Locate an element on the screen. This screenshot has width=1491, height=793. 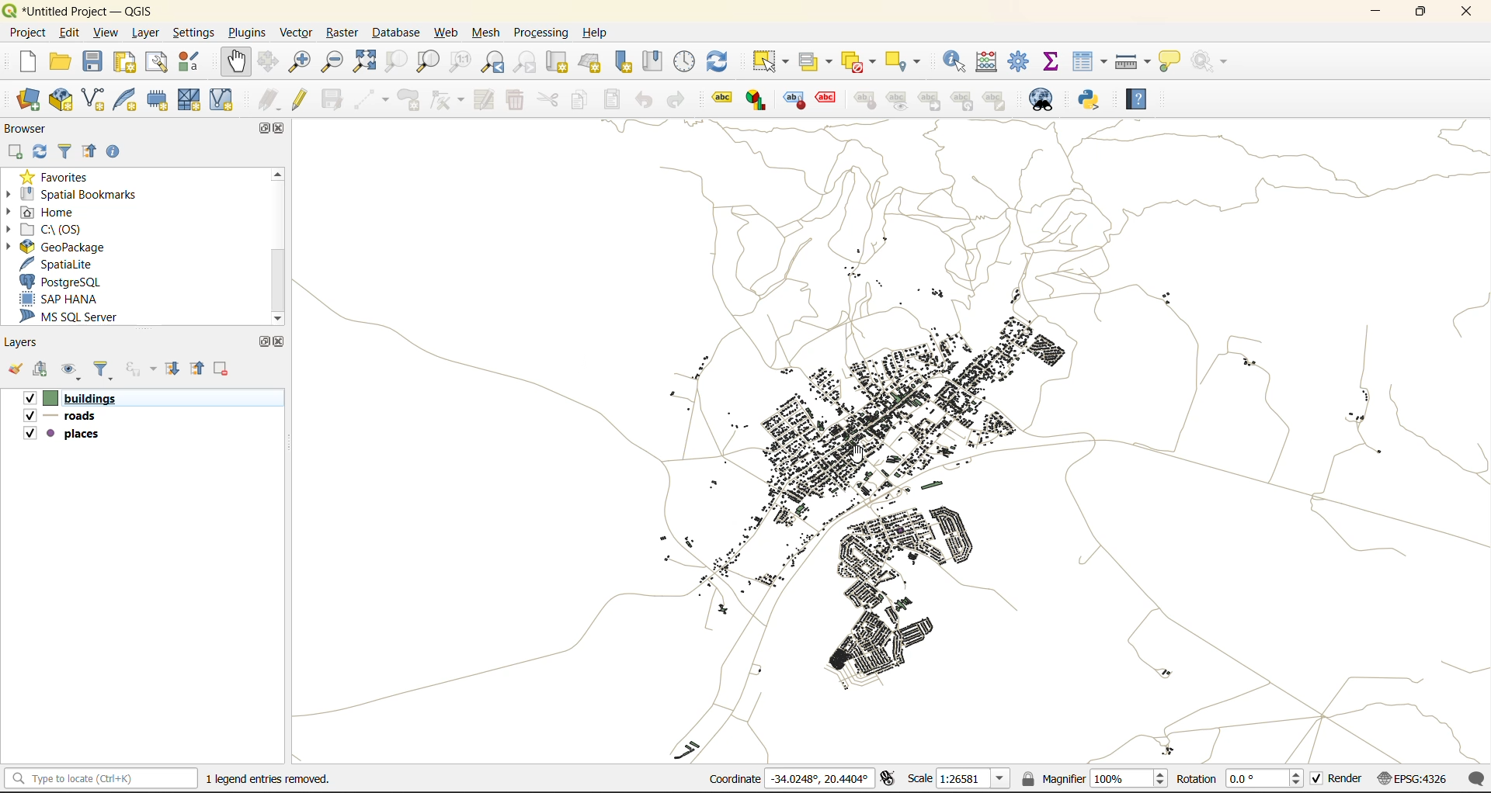
style manager is located at coordinates (194, 61).